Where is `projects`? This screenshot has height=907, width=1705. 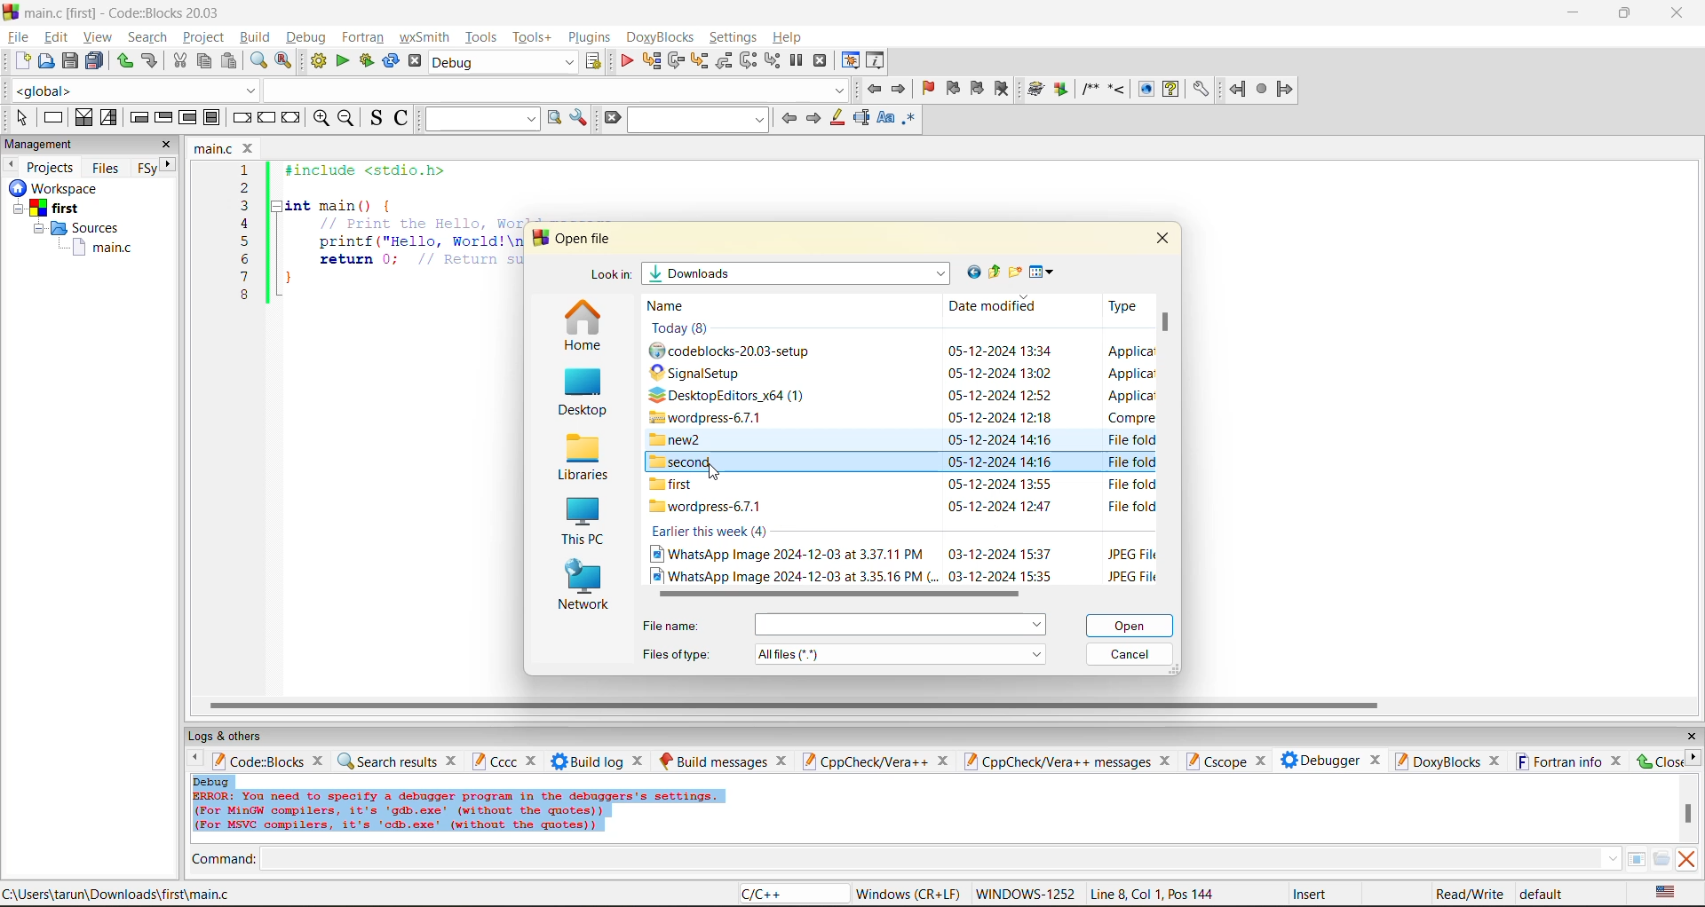
projects is located at coordinates (52, 167).